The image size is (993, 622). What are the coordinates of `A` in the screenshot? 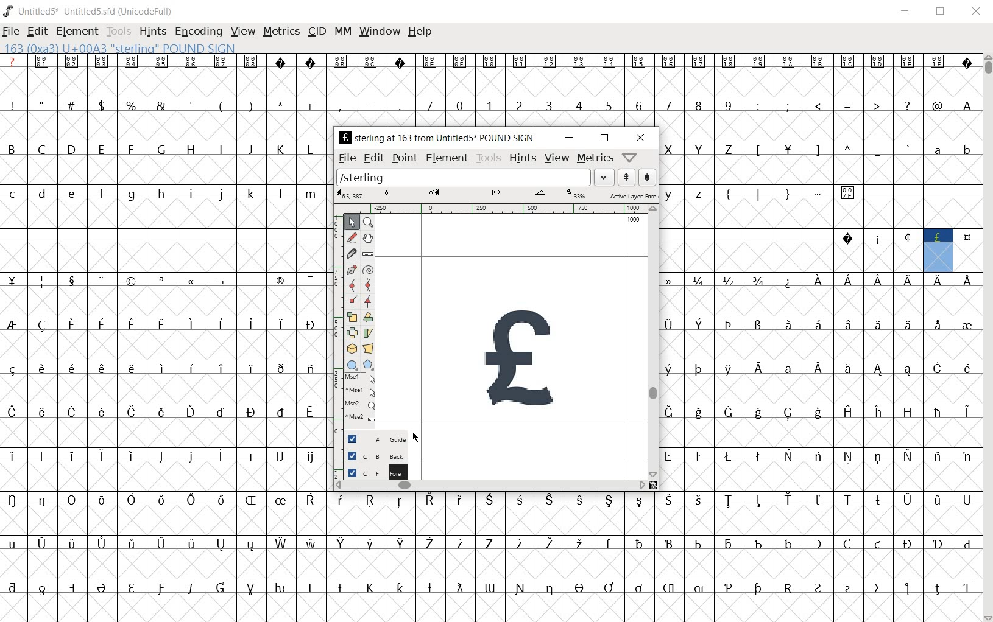 It's located at (966, 105).